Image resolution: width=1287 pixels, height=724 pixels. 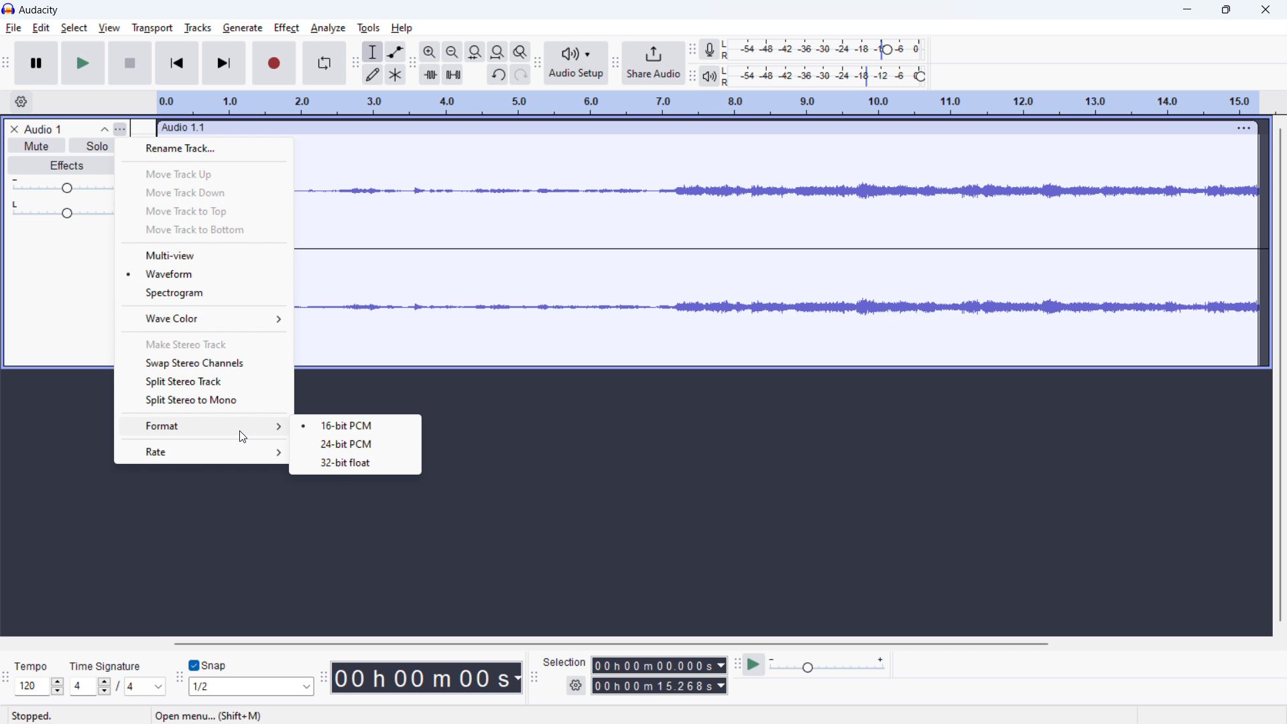 I want to click on share audio toolbar, so click(x=616, y=63).